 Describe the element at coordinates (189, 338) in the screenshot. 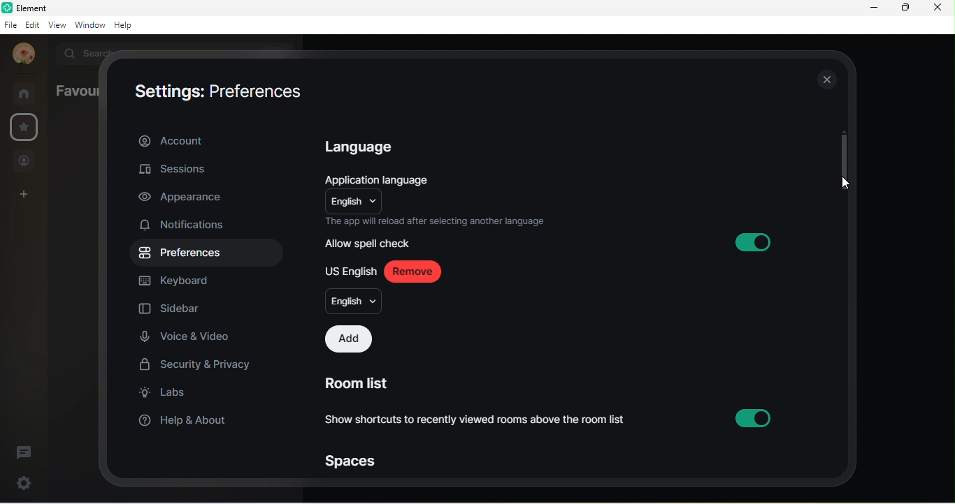

I see `voice and video` at that location.